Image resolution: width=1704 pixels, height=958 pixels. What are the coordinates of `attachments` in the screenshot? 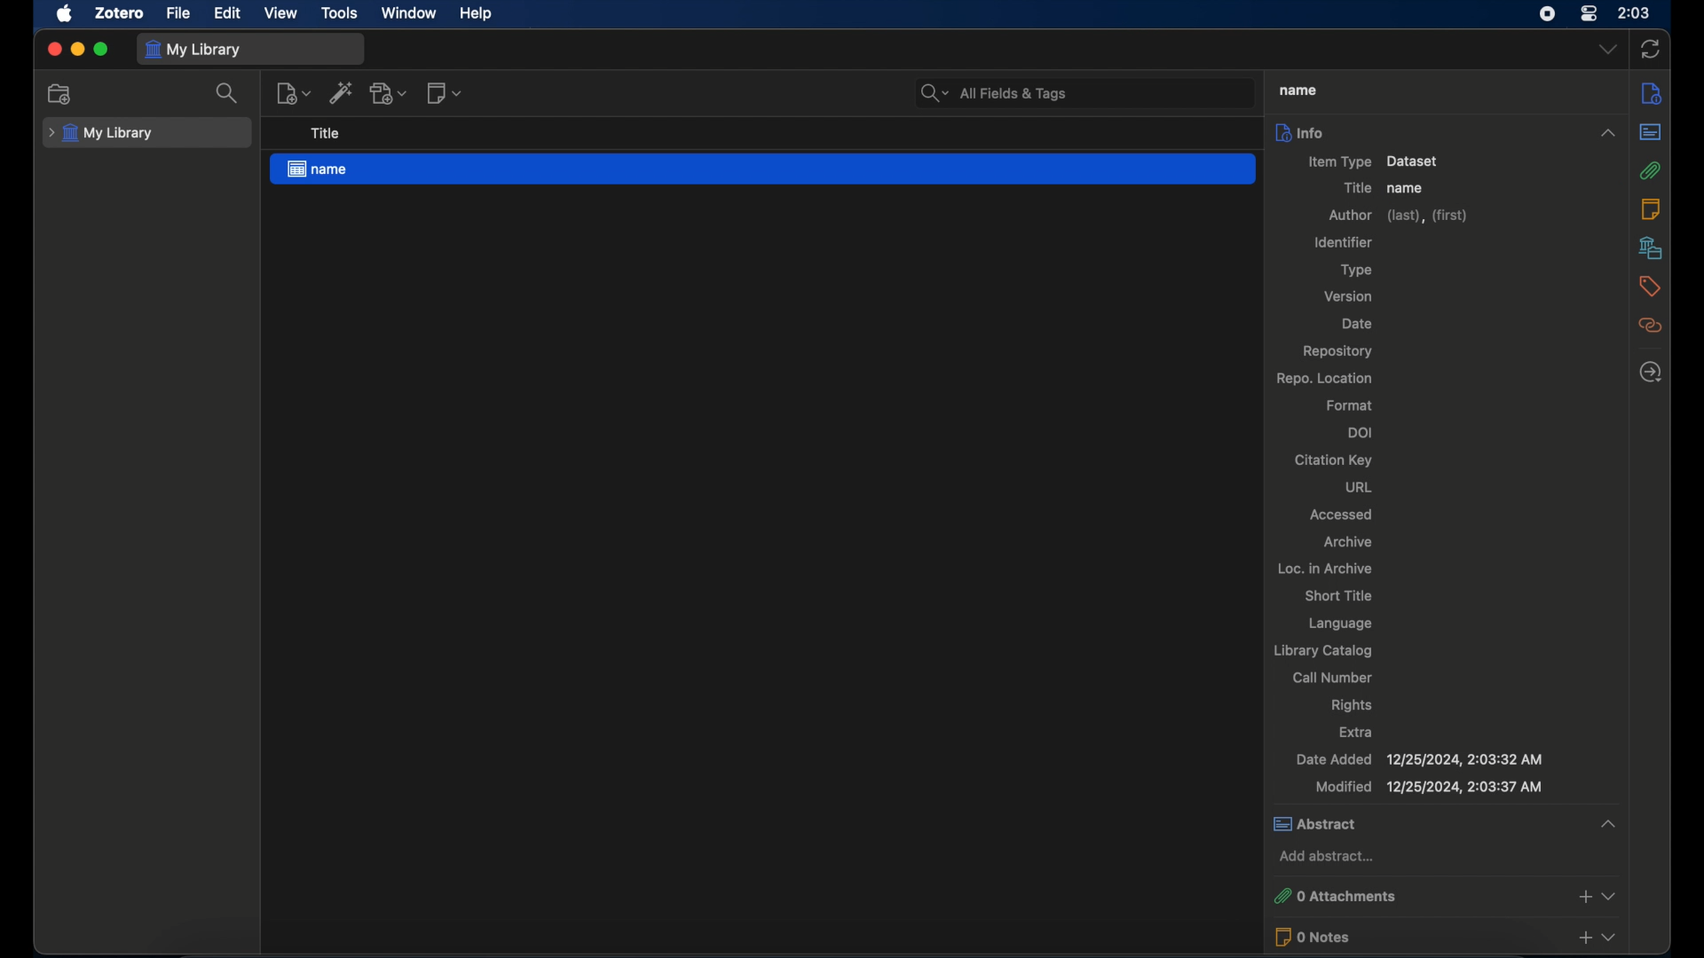 It's located at (1652, 170).